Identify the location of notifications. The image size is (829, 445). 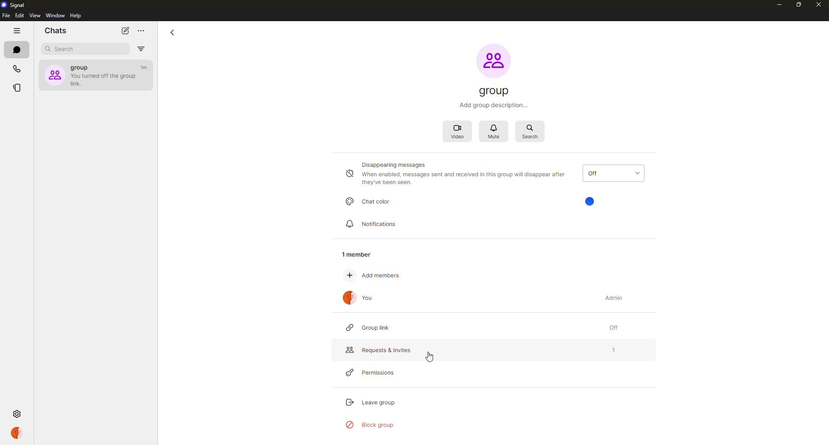
(370, 224).